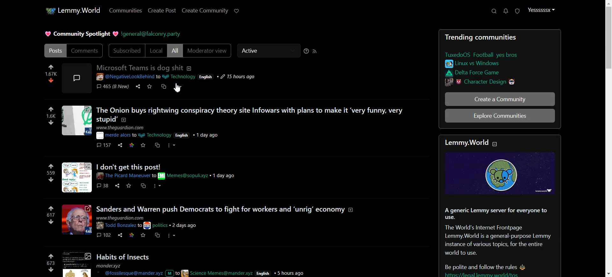 The width and height of the screenshot is (612, 277). What do you see at coordinates (76, 121) in the screenshot?
I see `image` at bounding box center [76, 121].